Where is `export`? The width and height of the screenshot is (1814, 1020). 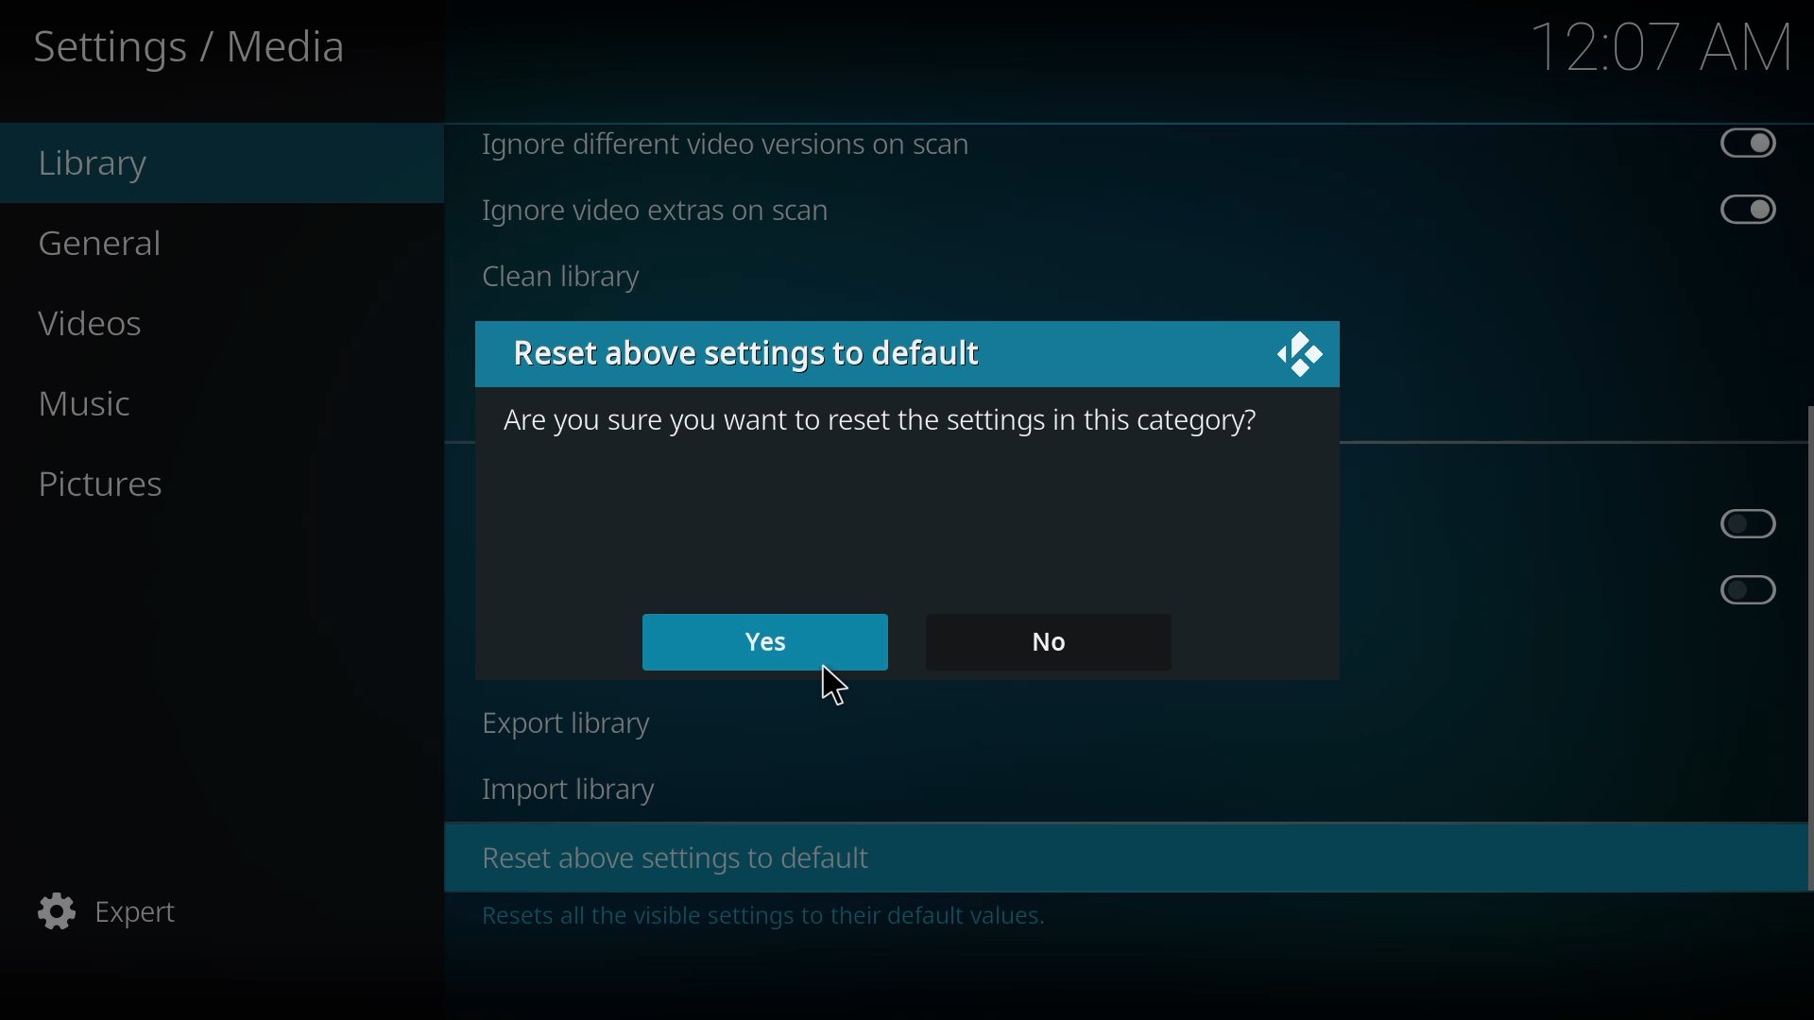
export is located at coordinates (567, 724).